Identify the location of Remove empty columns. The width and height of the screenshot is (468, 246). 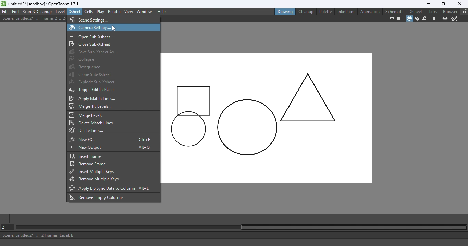
(99, 198).